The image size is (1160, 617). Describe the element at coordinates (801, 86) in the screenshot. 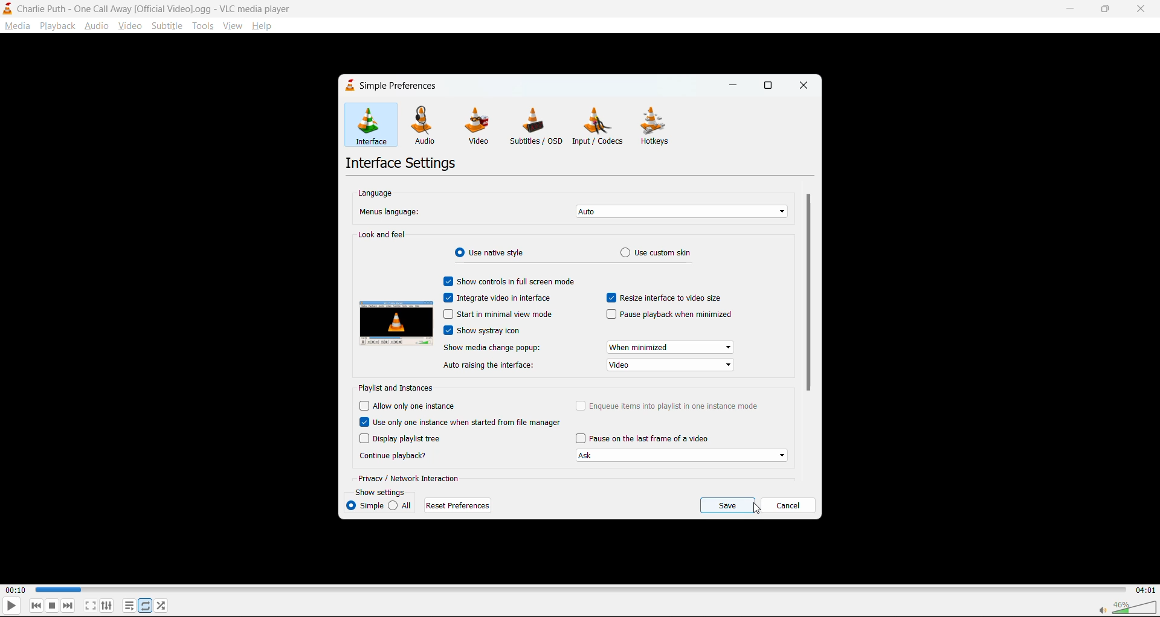

I see `close` at that location.